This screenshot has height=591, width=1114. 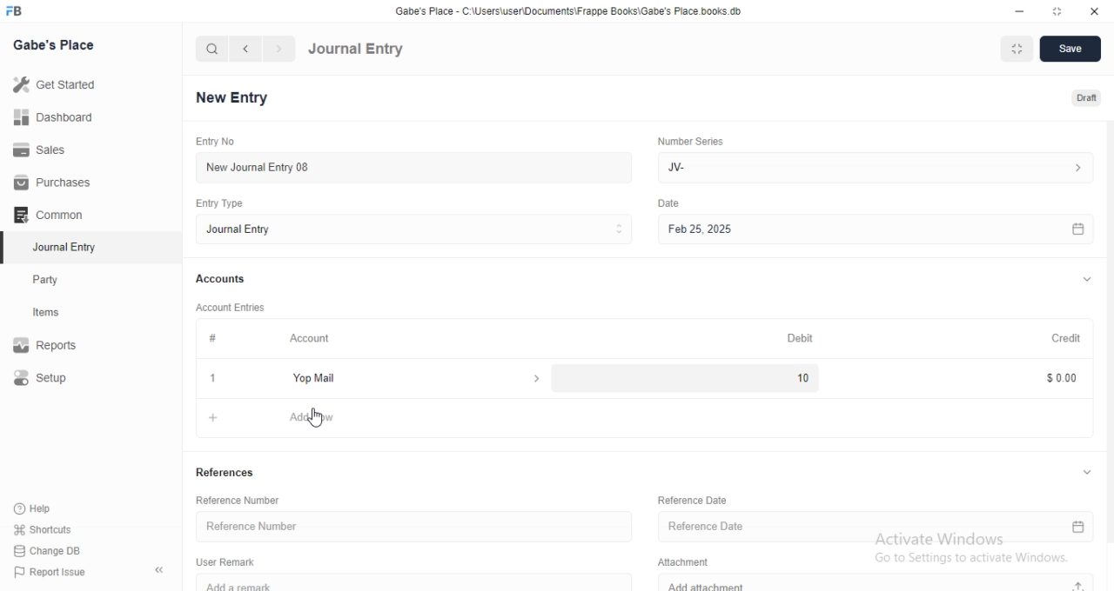 I want to click on $0.00, so click(x=1053, y=377).